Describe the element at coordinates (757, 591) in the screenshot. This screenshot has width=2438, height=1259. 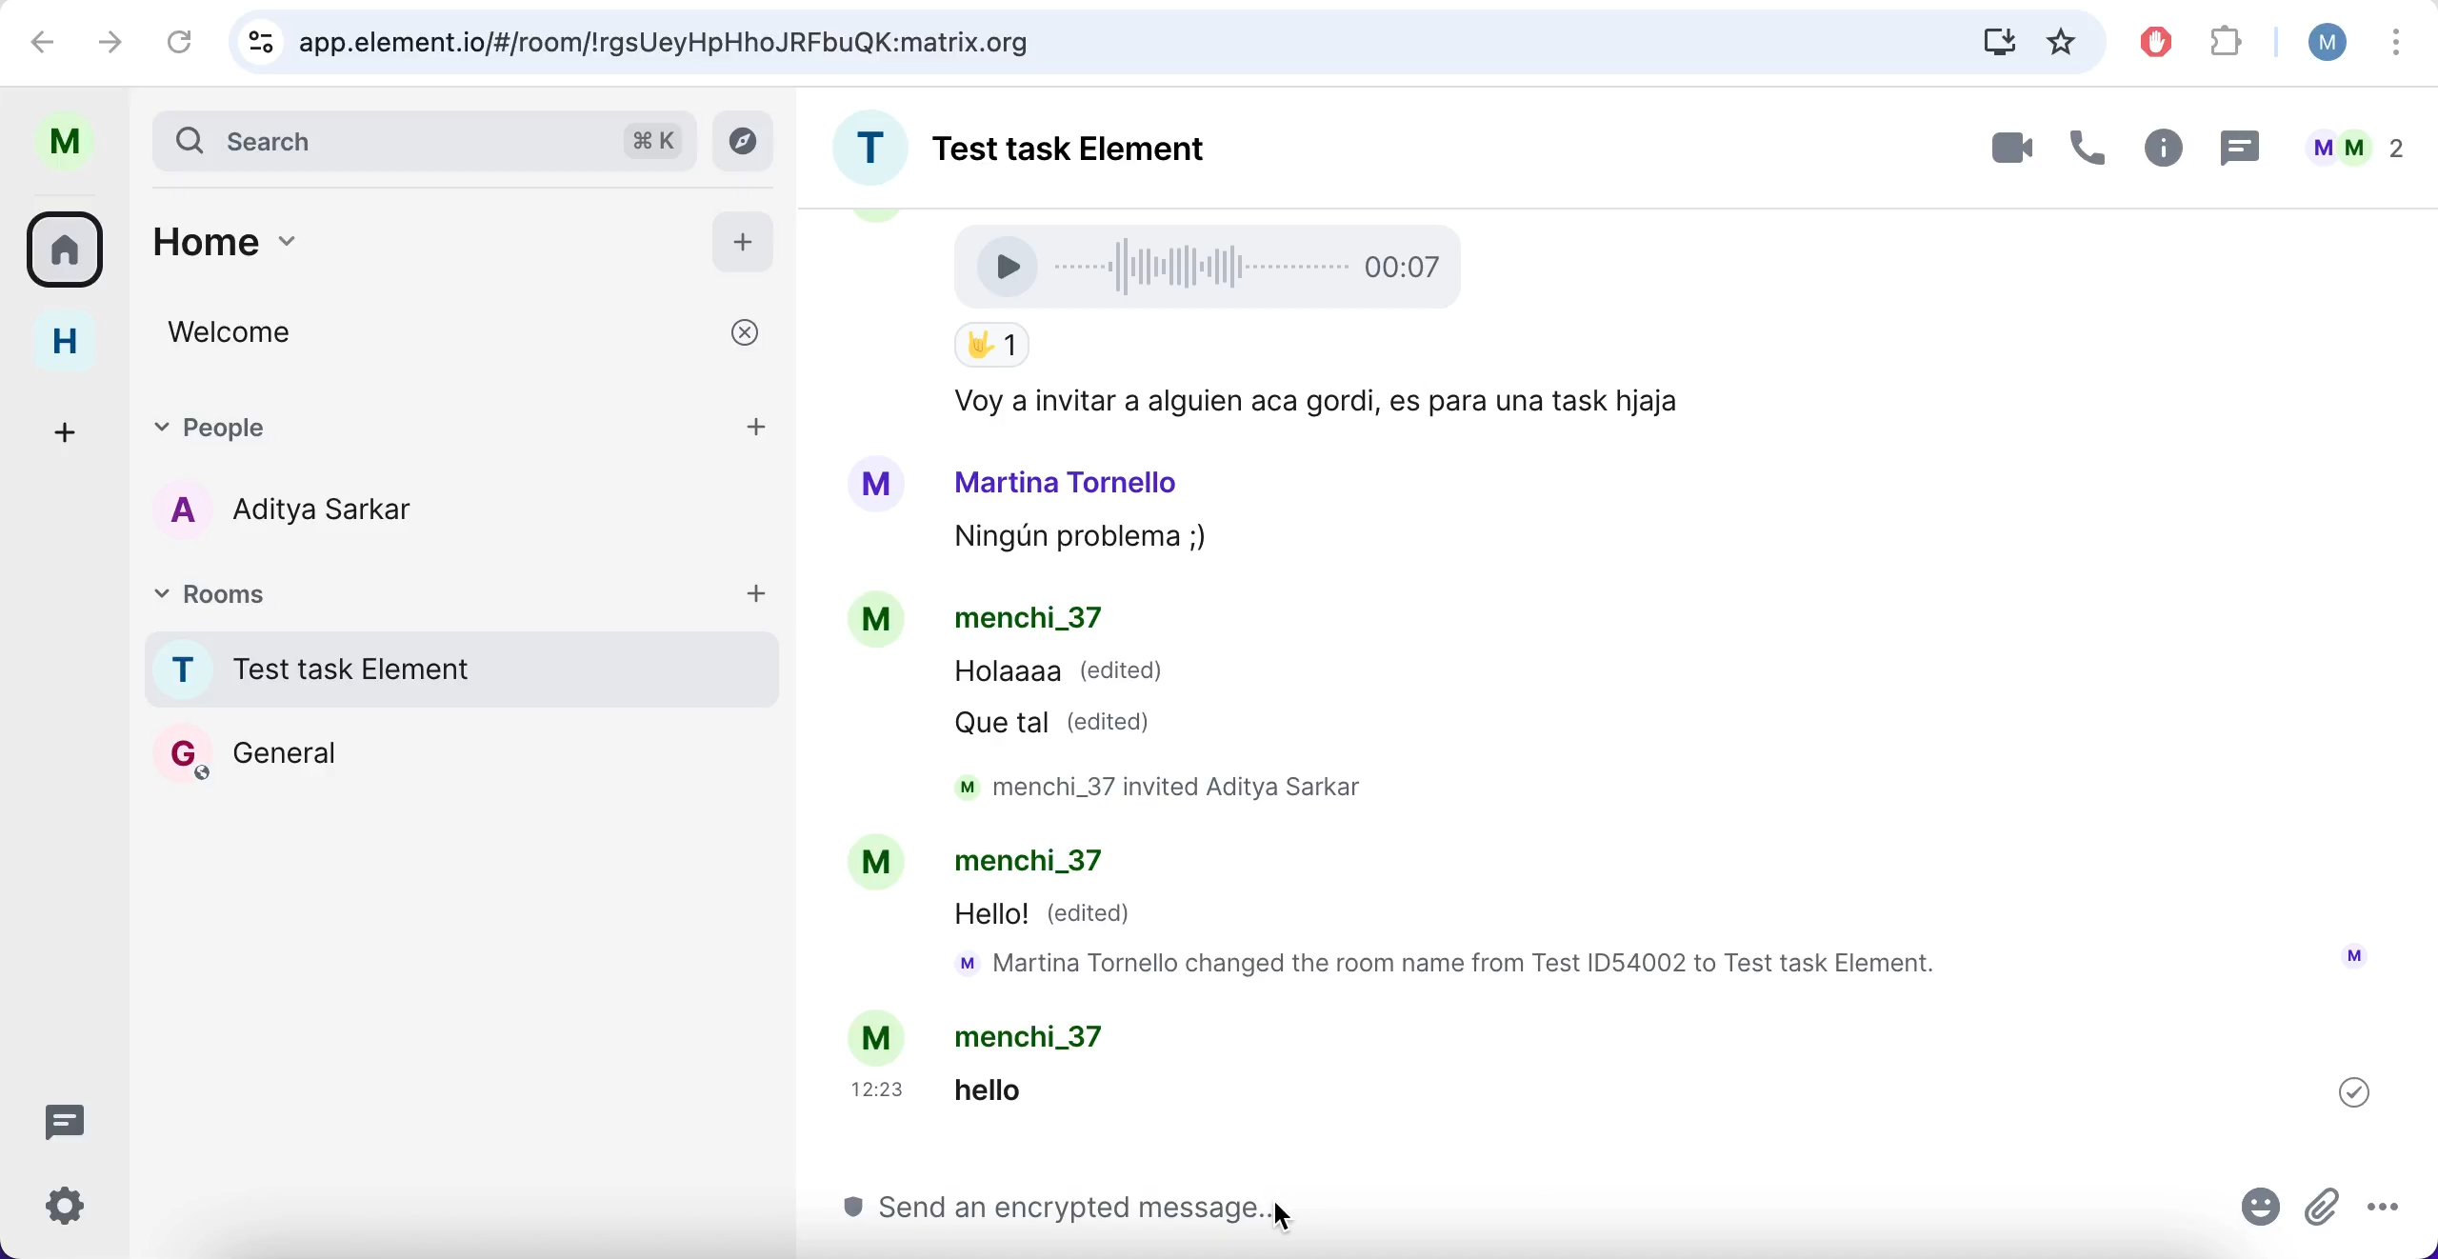
I see `add` at that location.